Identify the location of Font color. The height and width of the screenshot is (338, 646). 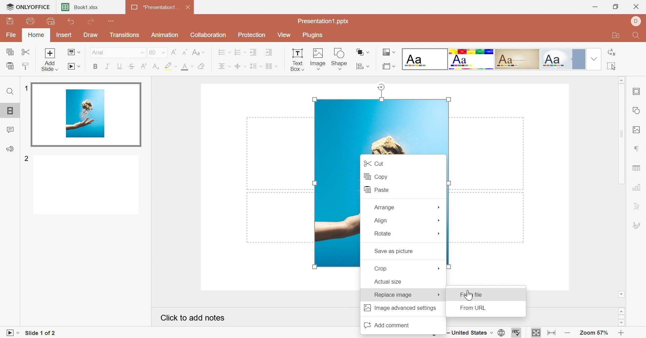
(189, 66).